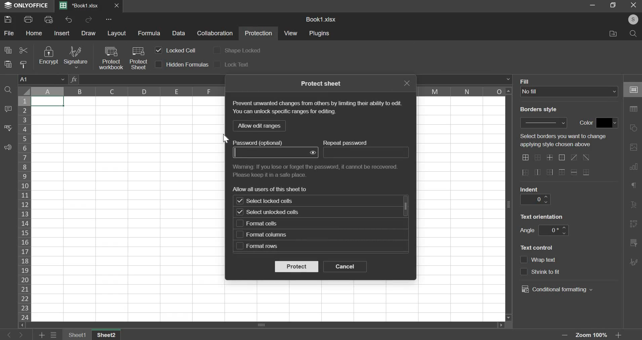 This screenshot has width=642, height=340. Describe the element at coordinates (243, 51) in the screenshot. I see `shape locked` at that location.